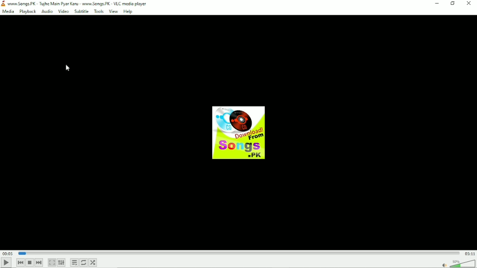 The height and width of the screenshot is (268, 477). Describe the element at coordinates (470, 3) in the screenshot. I see `Close` at that location.